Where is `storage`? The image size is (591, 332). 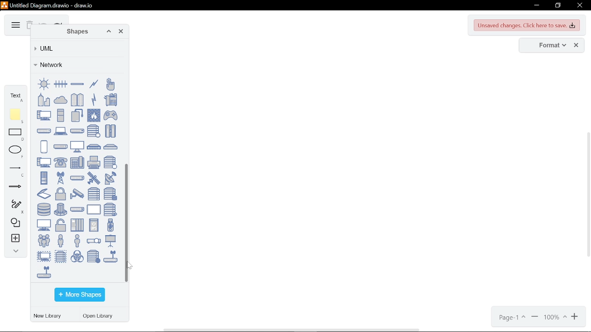
storage is located at coordinates (44, 209).